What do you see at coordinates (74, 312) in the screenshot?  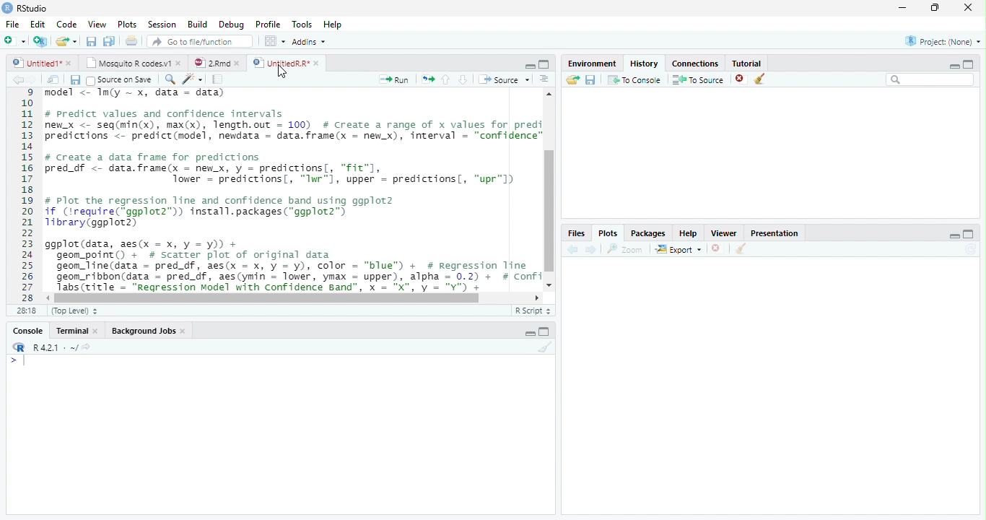 I see `Top level` at bounding box center [74, 312].